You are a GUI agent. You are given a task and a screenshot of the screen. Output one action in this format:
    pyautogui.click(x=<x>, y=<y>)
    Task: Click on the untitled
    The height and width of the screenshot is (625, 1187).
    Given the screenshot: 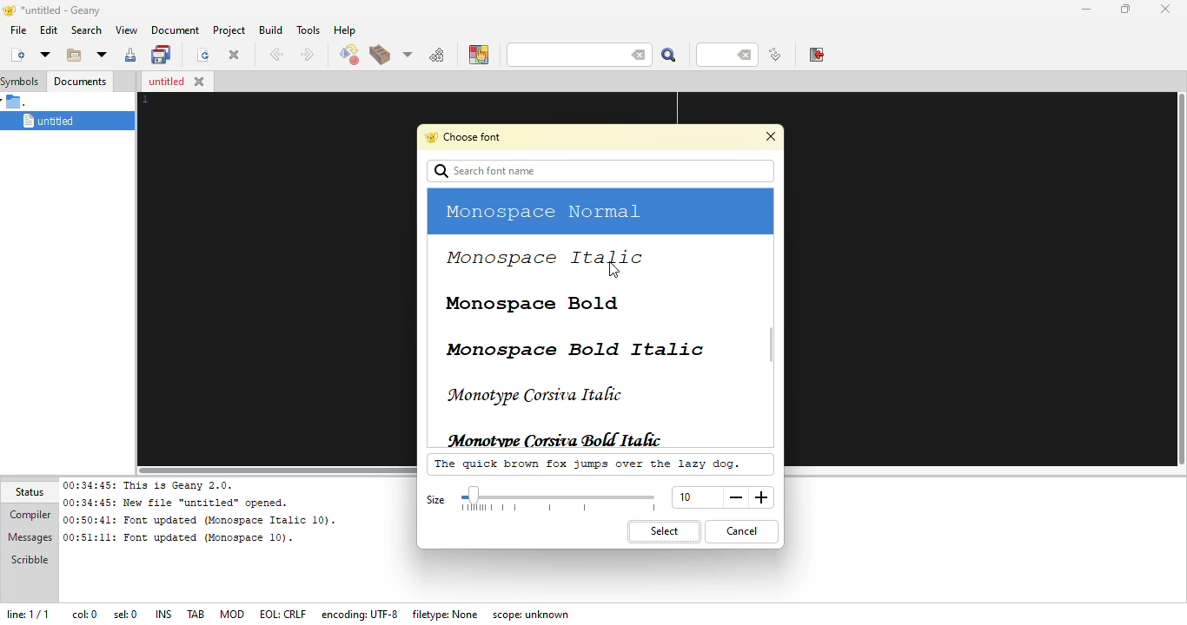 What is the action you would take?
    pyautogui.click(x=63, y=122)
    